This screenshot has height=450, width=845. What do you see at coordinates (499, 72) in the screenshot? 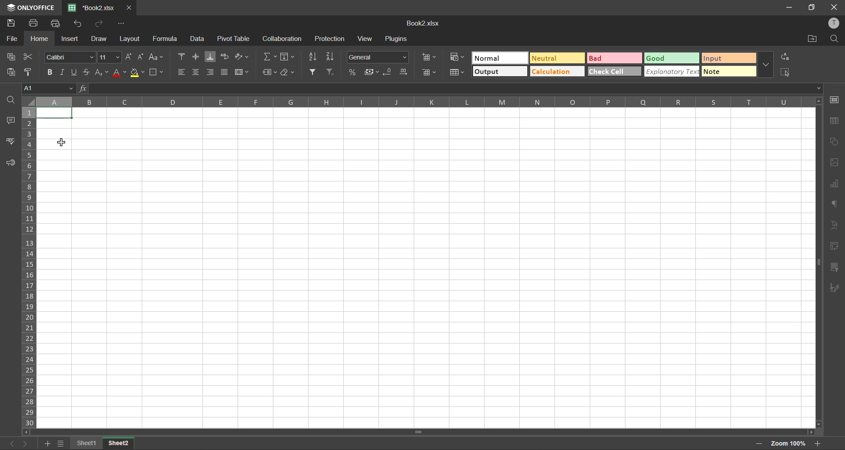
I see `output` at bounding box center [499, 72].